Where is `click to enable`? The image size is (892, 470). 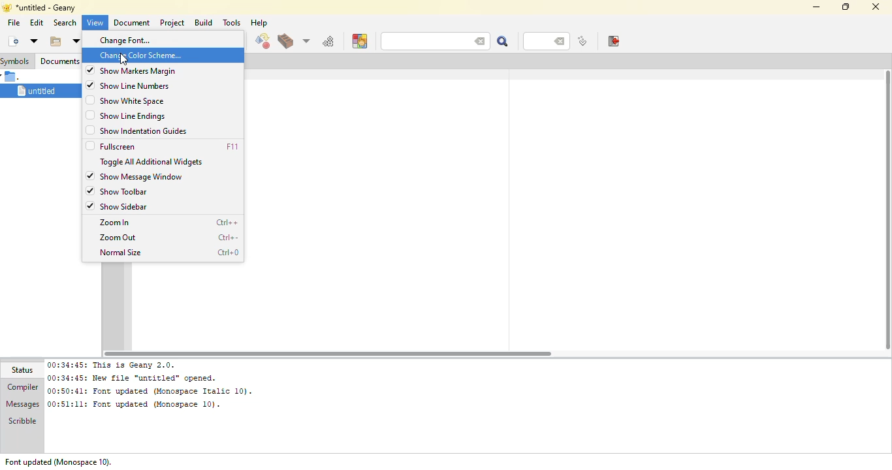
click to enable is located at coordinates (89, 131).